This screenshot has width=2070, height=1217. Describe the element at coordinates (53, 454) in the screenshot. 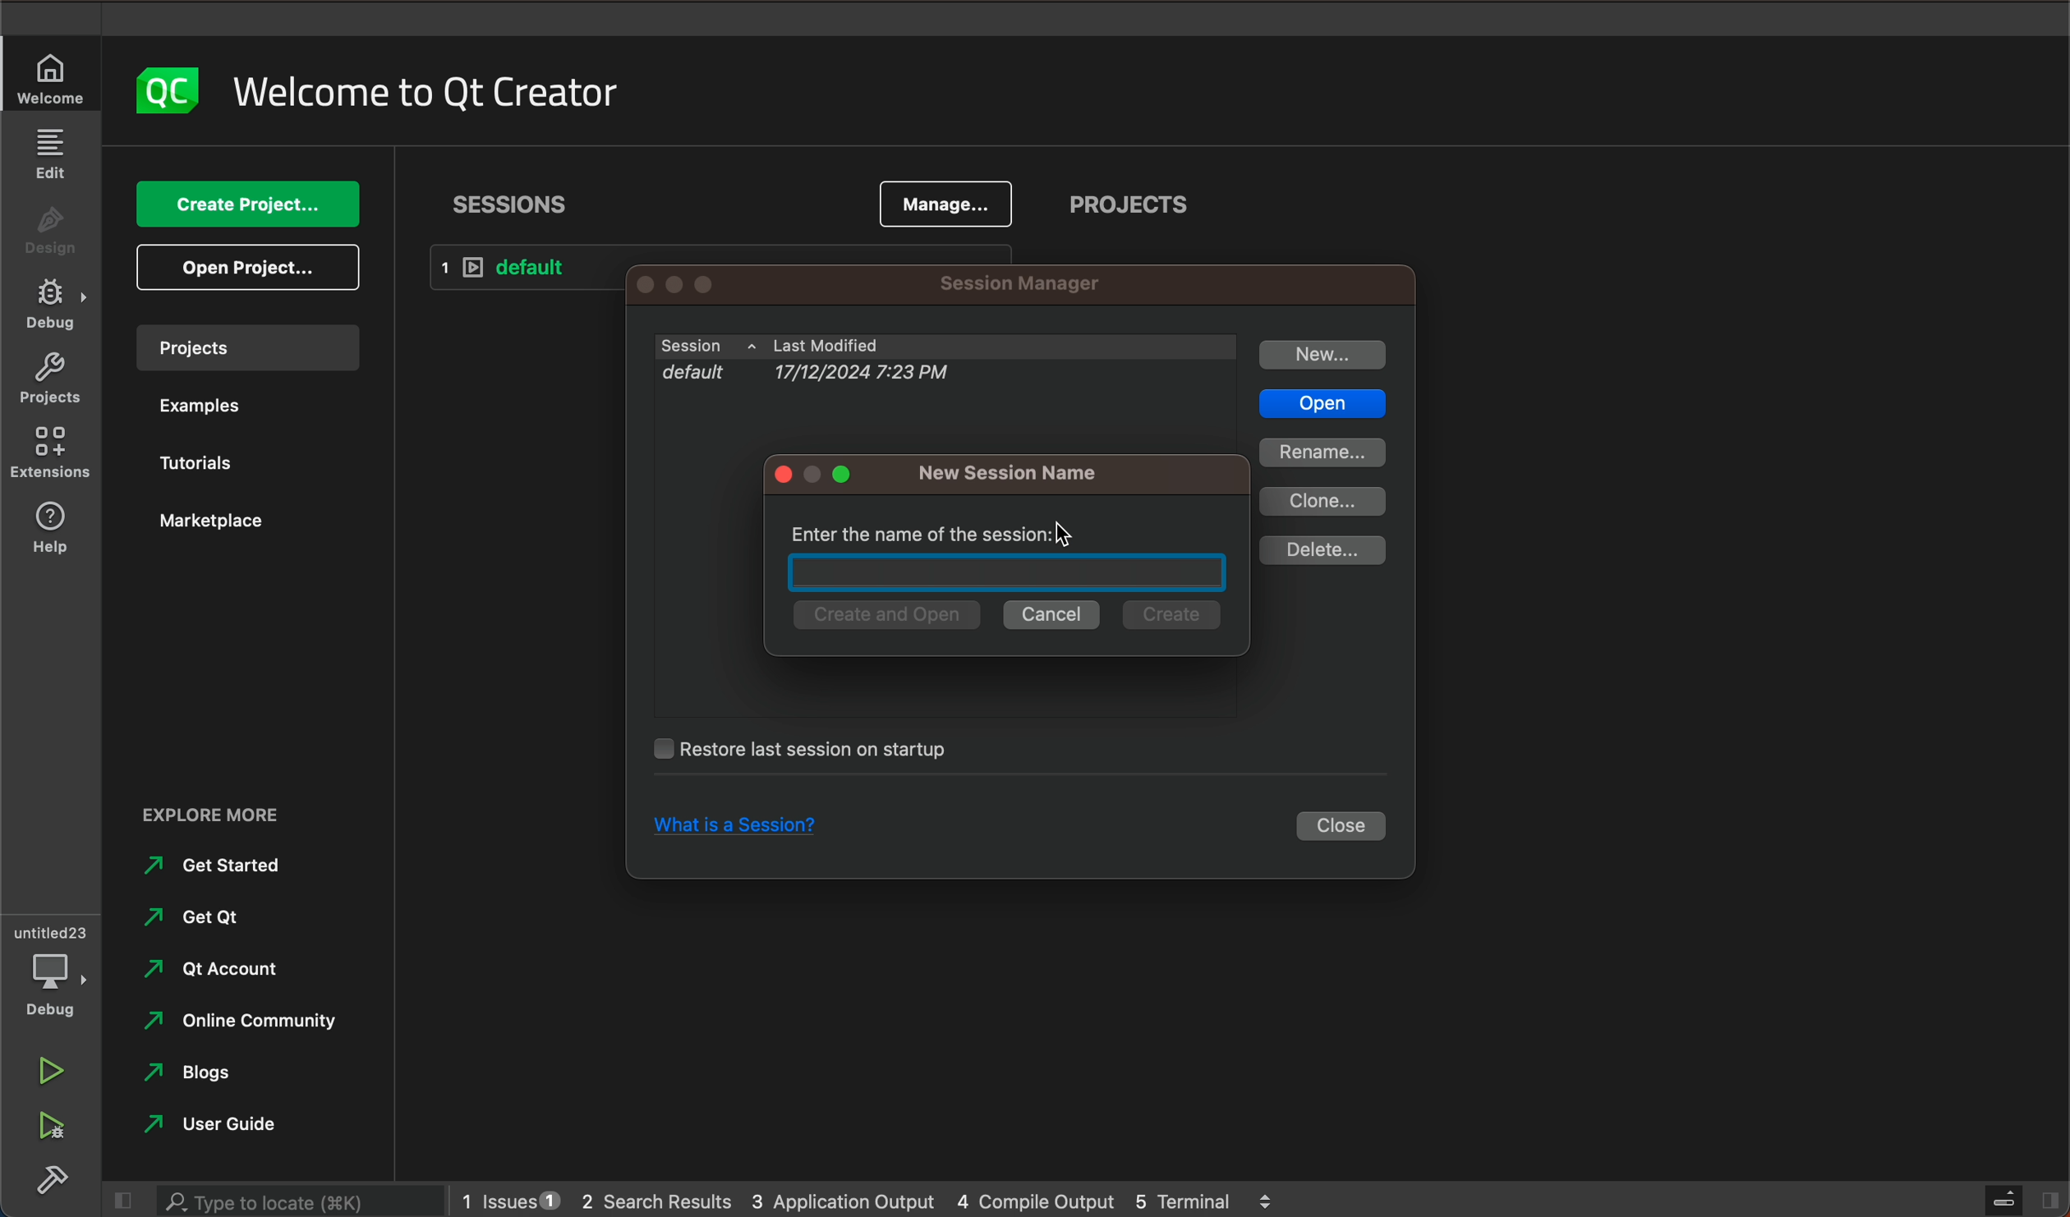

I see `Extensions` at that location.